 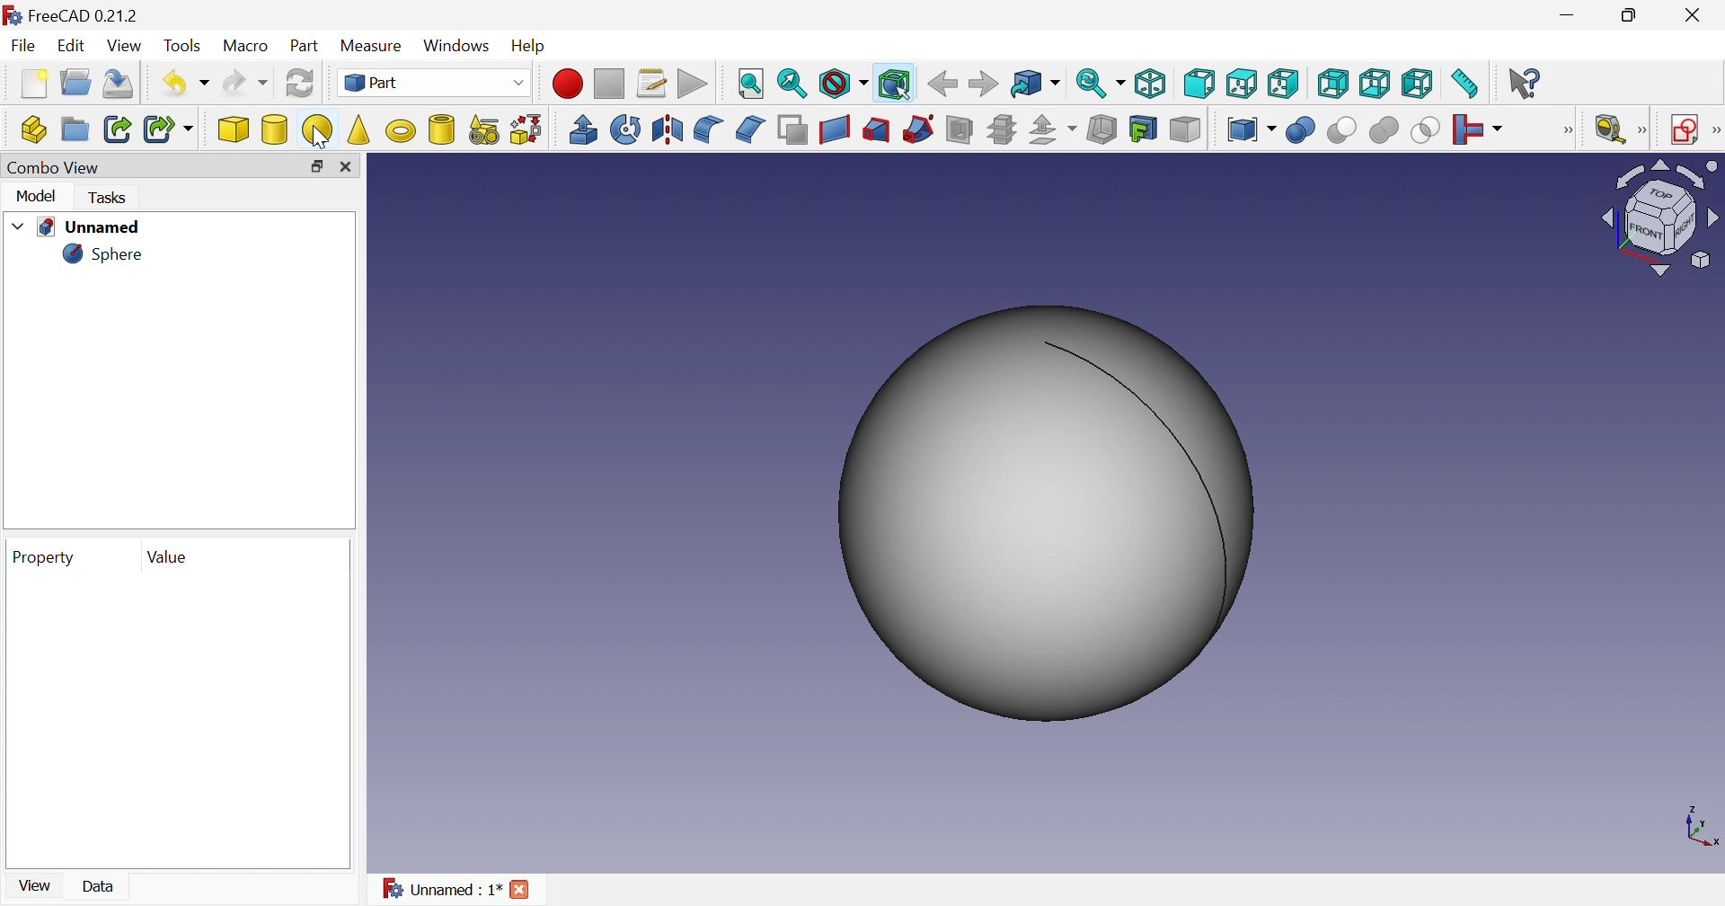 I want to click on Macro, so click(x=245, y=45).